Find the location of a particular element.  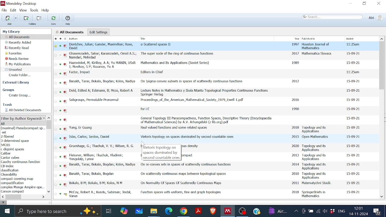

Mendeley is located at coordinates (228, 211).